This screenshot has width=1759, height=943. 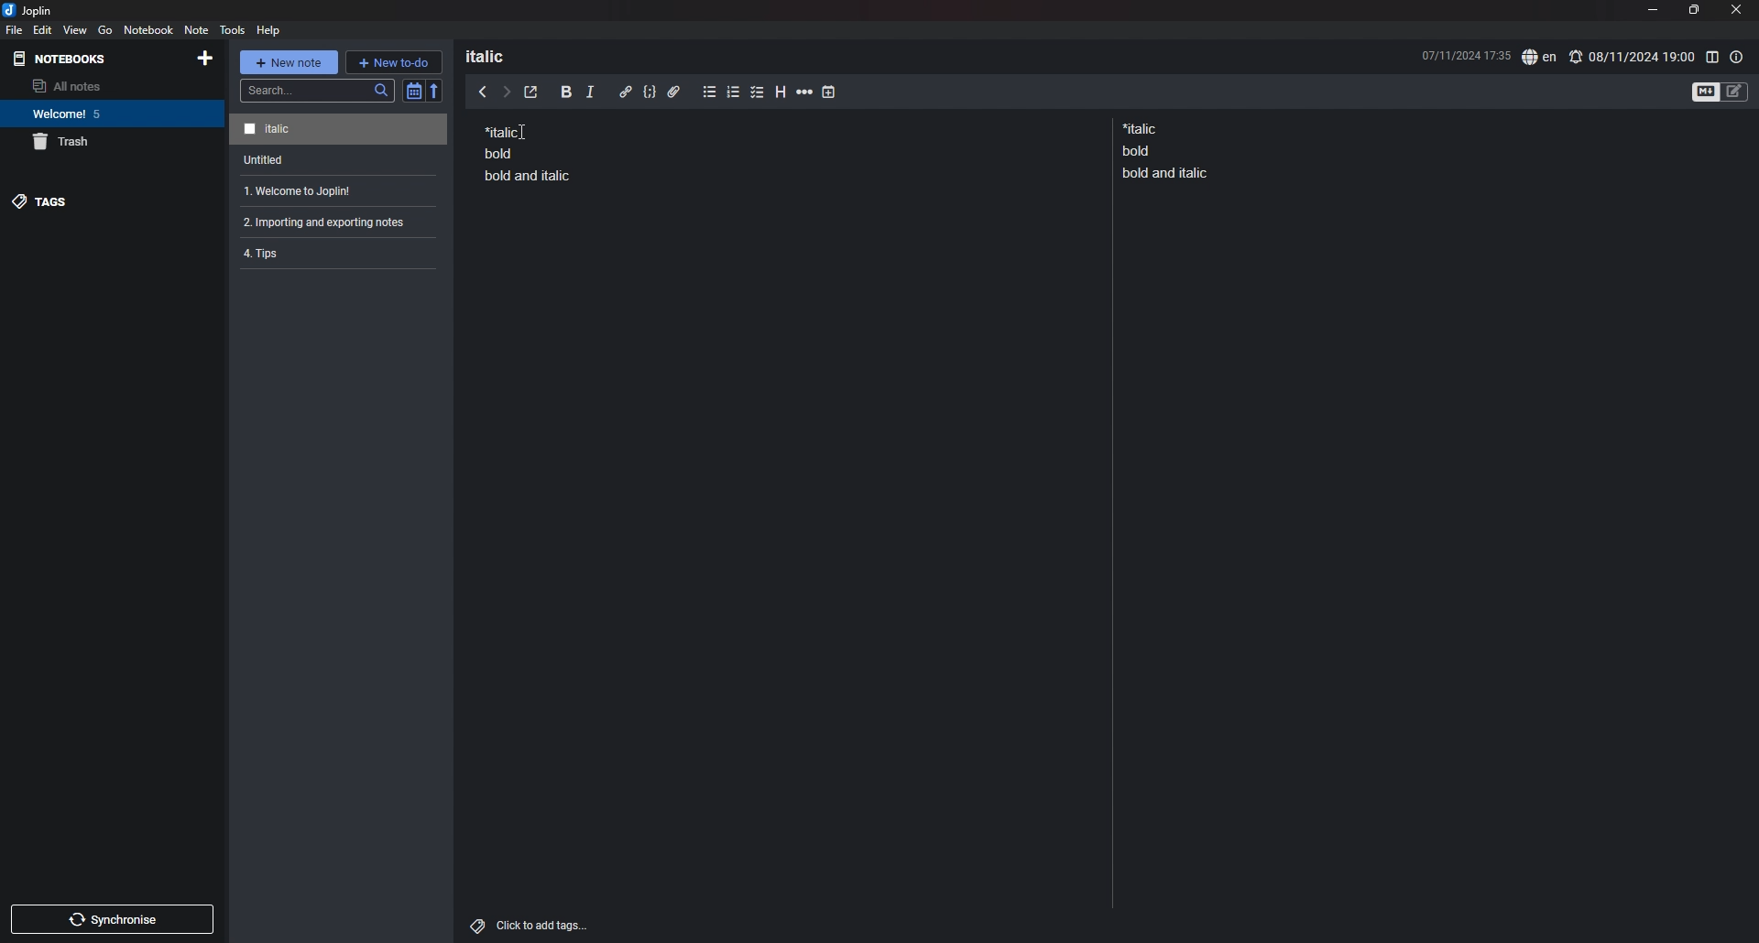 What do you see at coordinates (1721, 91) in the screenshot?
I see `toggle editors` at bounding box center [1721, 91].